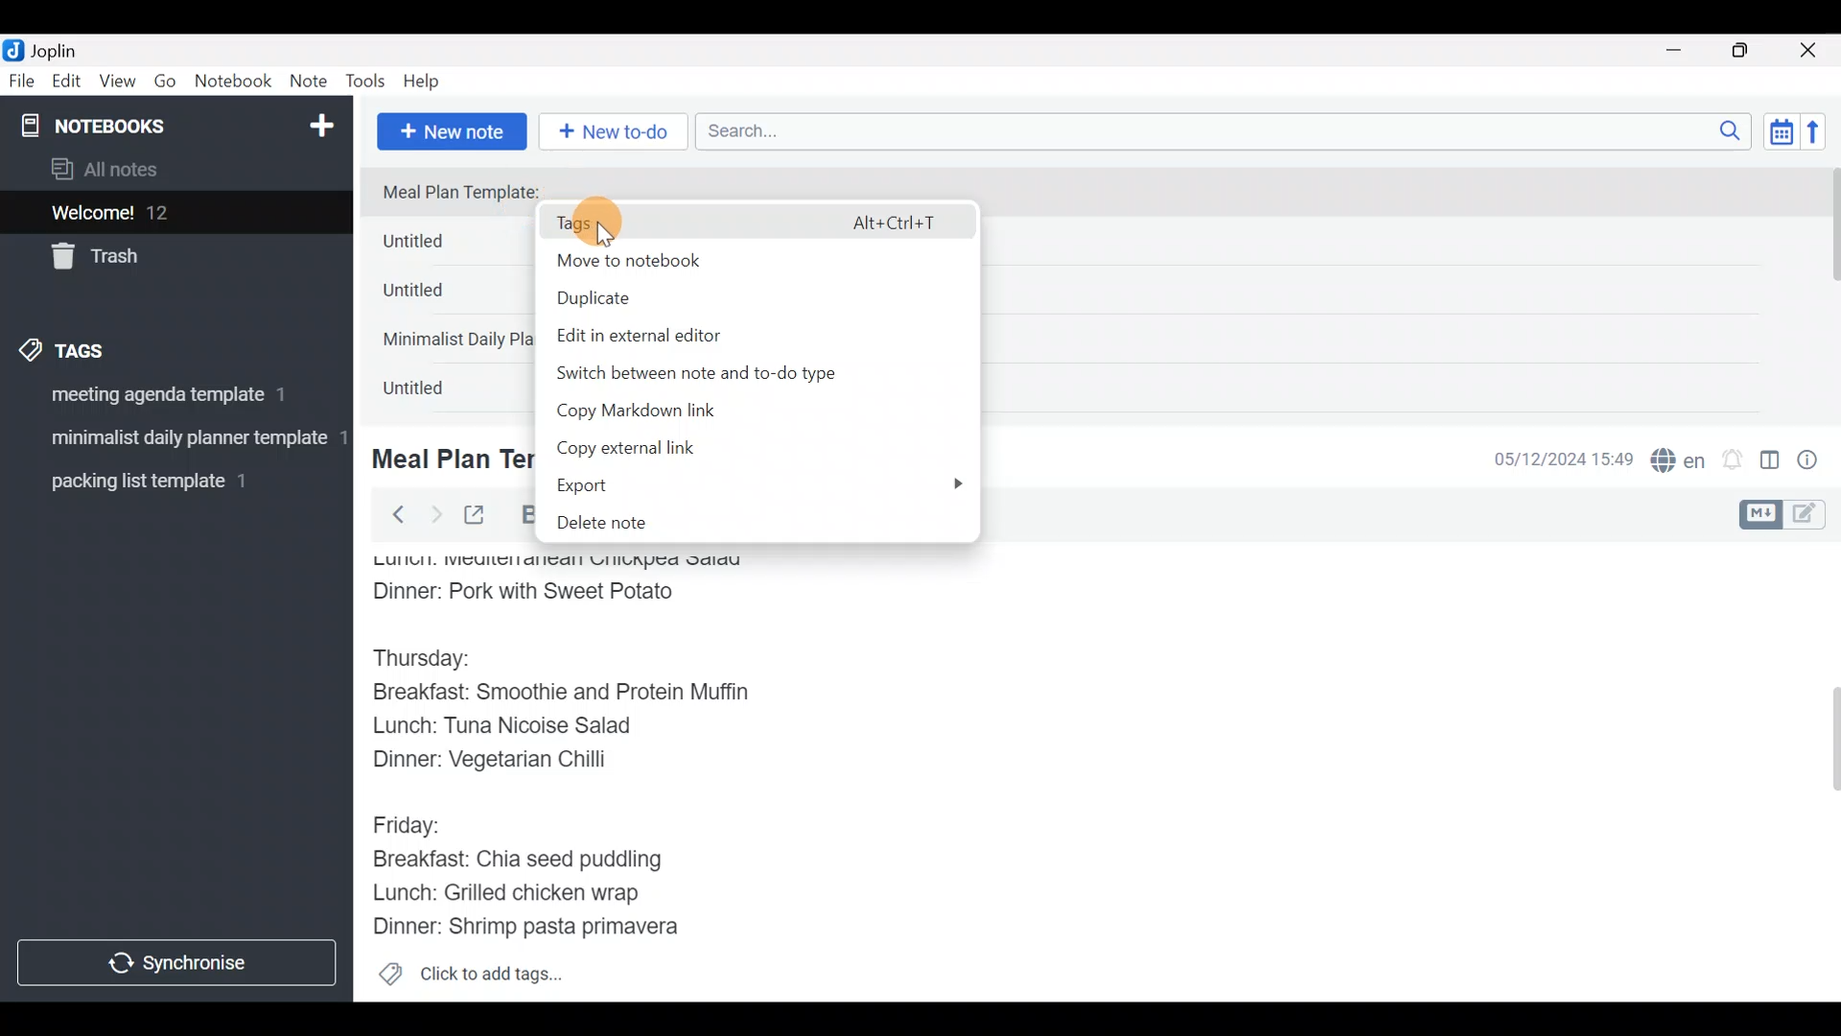 This screenshot has width=1841, height=1036. Describe the element at coordinates (519, 730) in the screenshot. I see `Lunch: Tuna Nicoise Salad` at that location.